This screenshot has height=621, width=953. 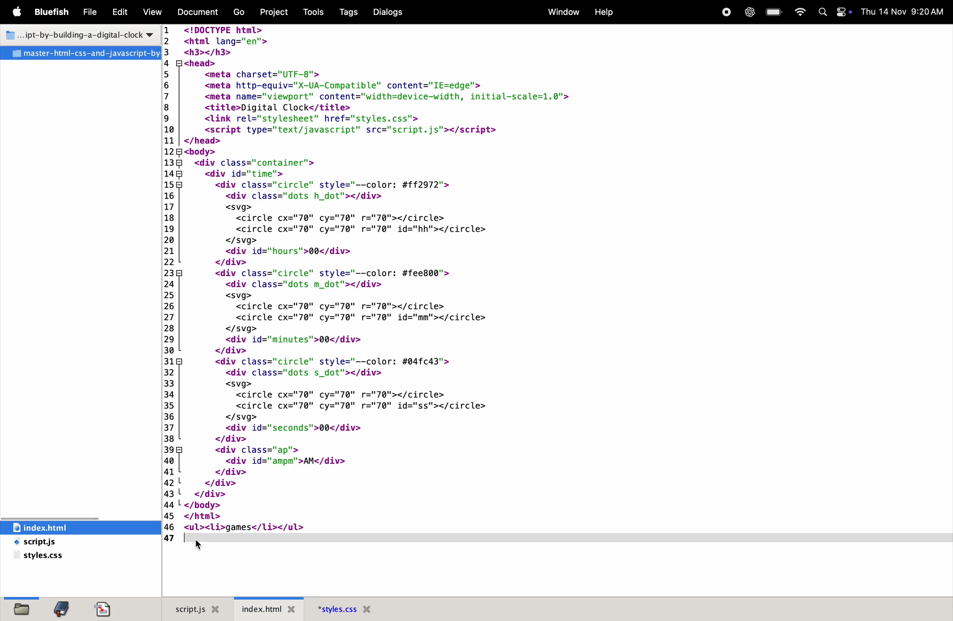 What do you see at coordinates (391, 12) in the screenshot?
I see `Dialogs` at bounding box center [391, 12].